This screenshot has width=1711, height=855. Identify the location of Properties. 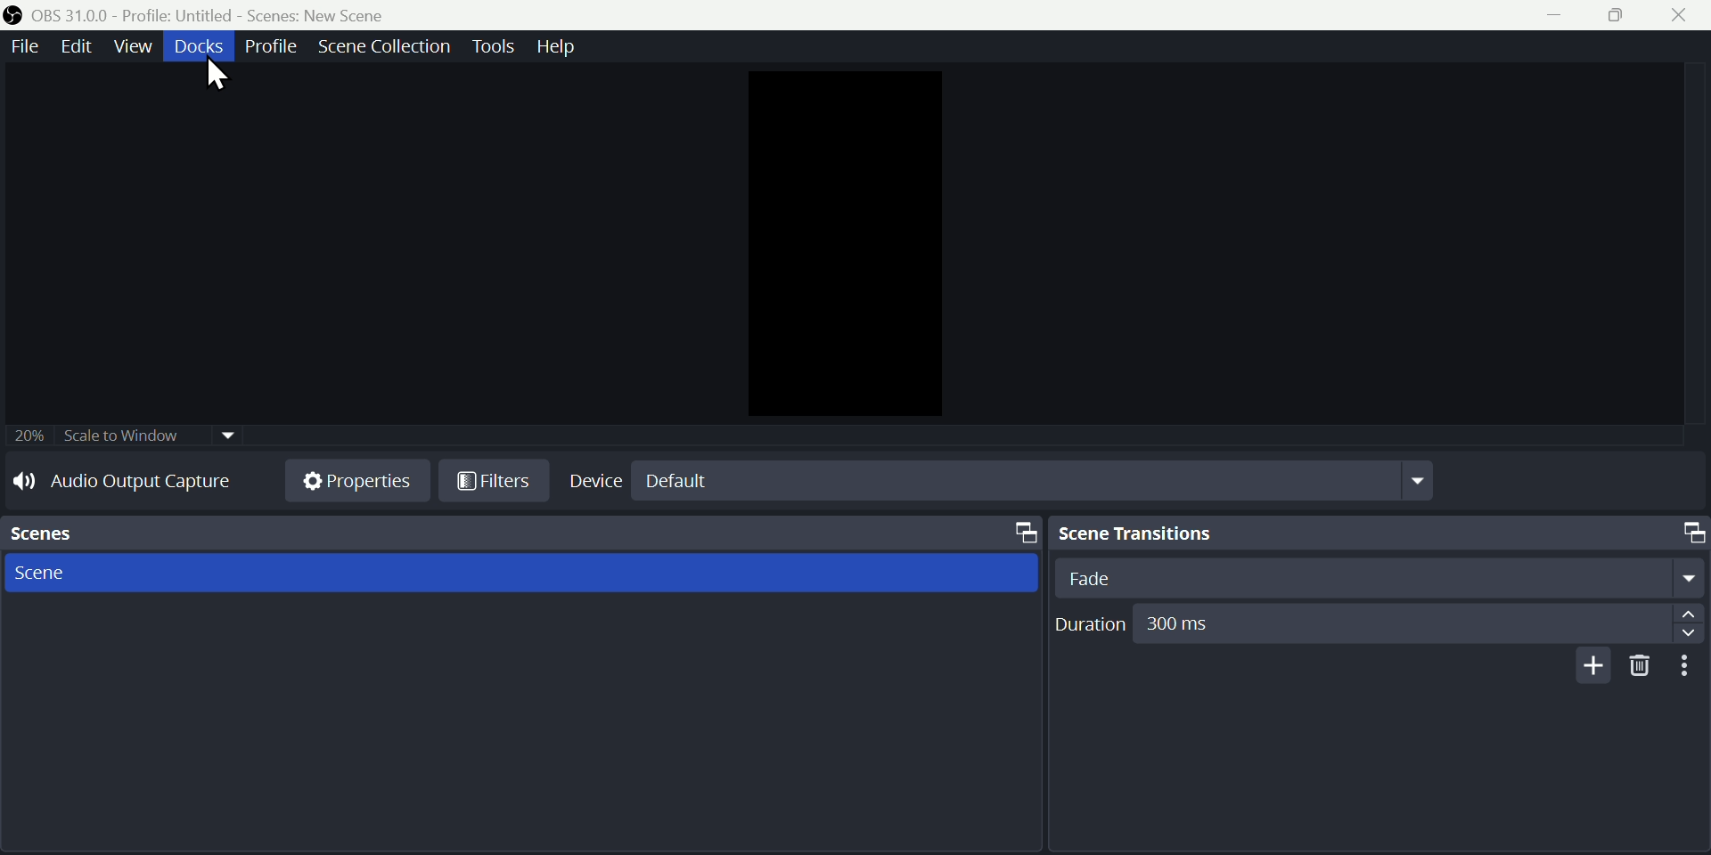
(364, 481).